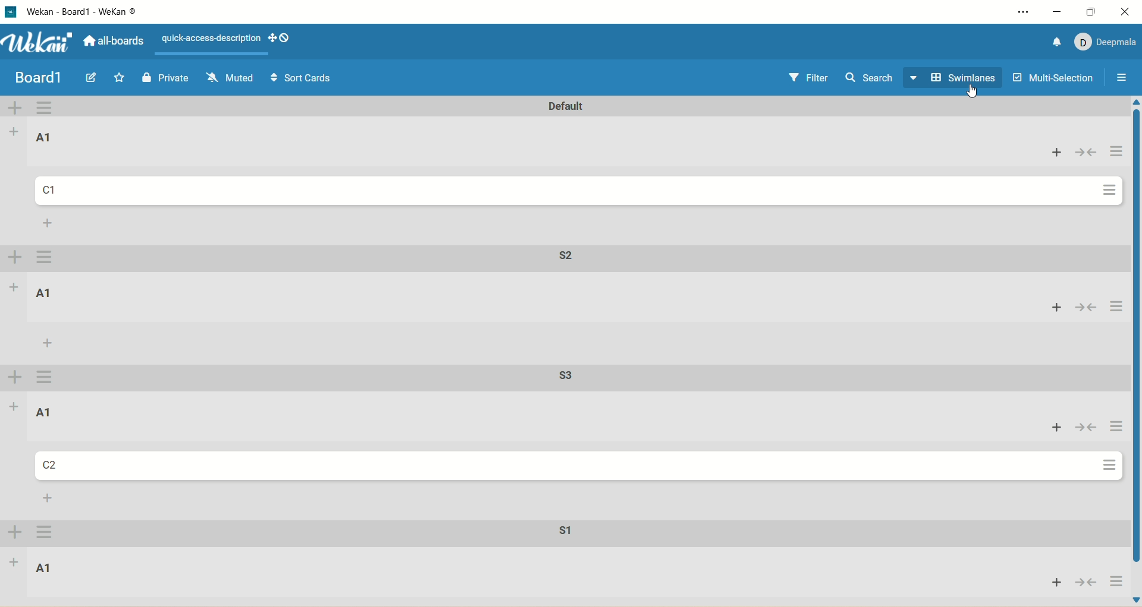 The width and height of the screenshot is (1142, 607). I want to click on swimlane title, so click(557, 536).